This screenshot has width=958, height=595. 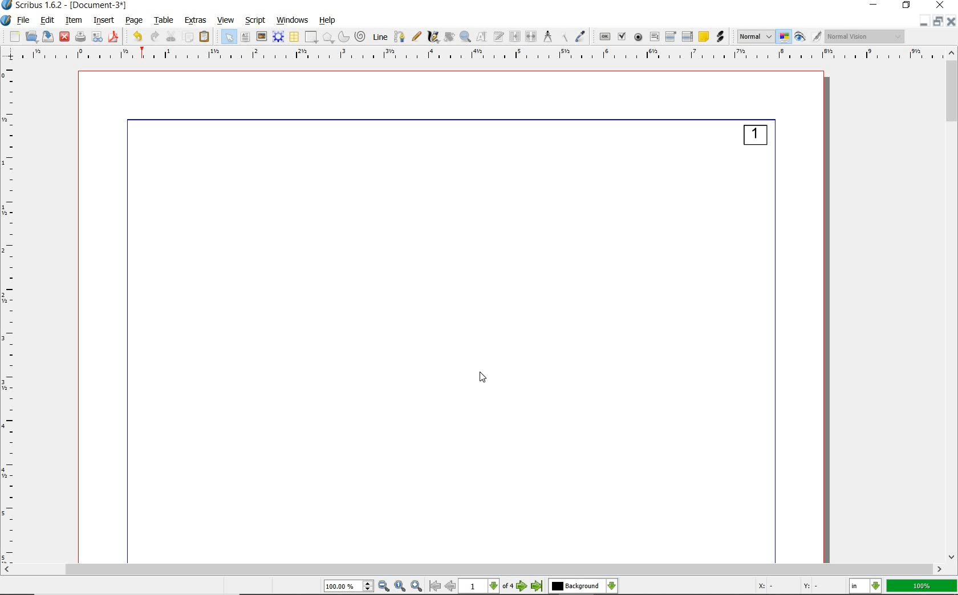 I want to click on select, so click(x=228, y=36).